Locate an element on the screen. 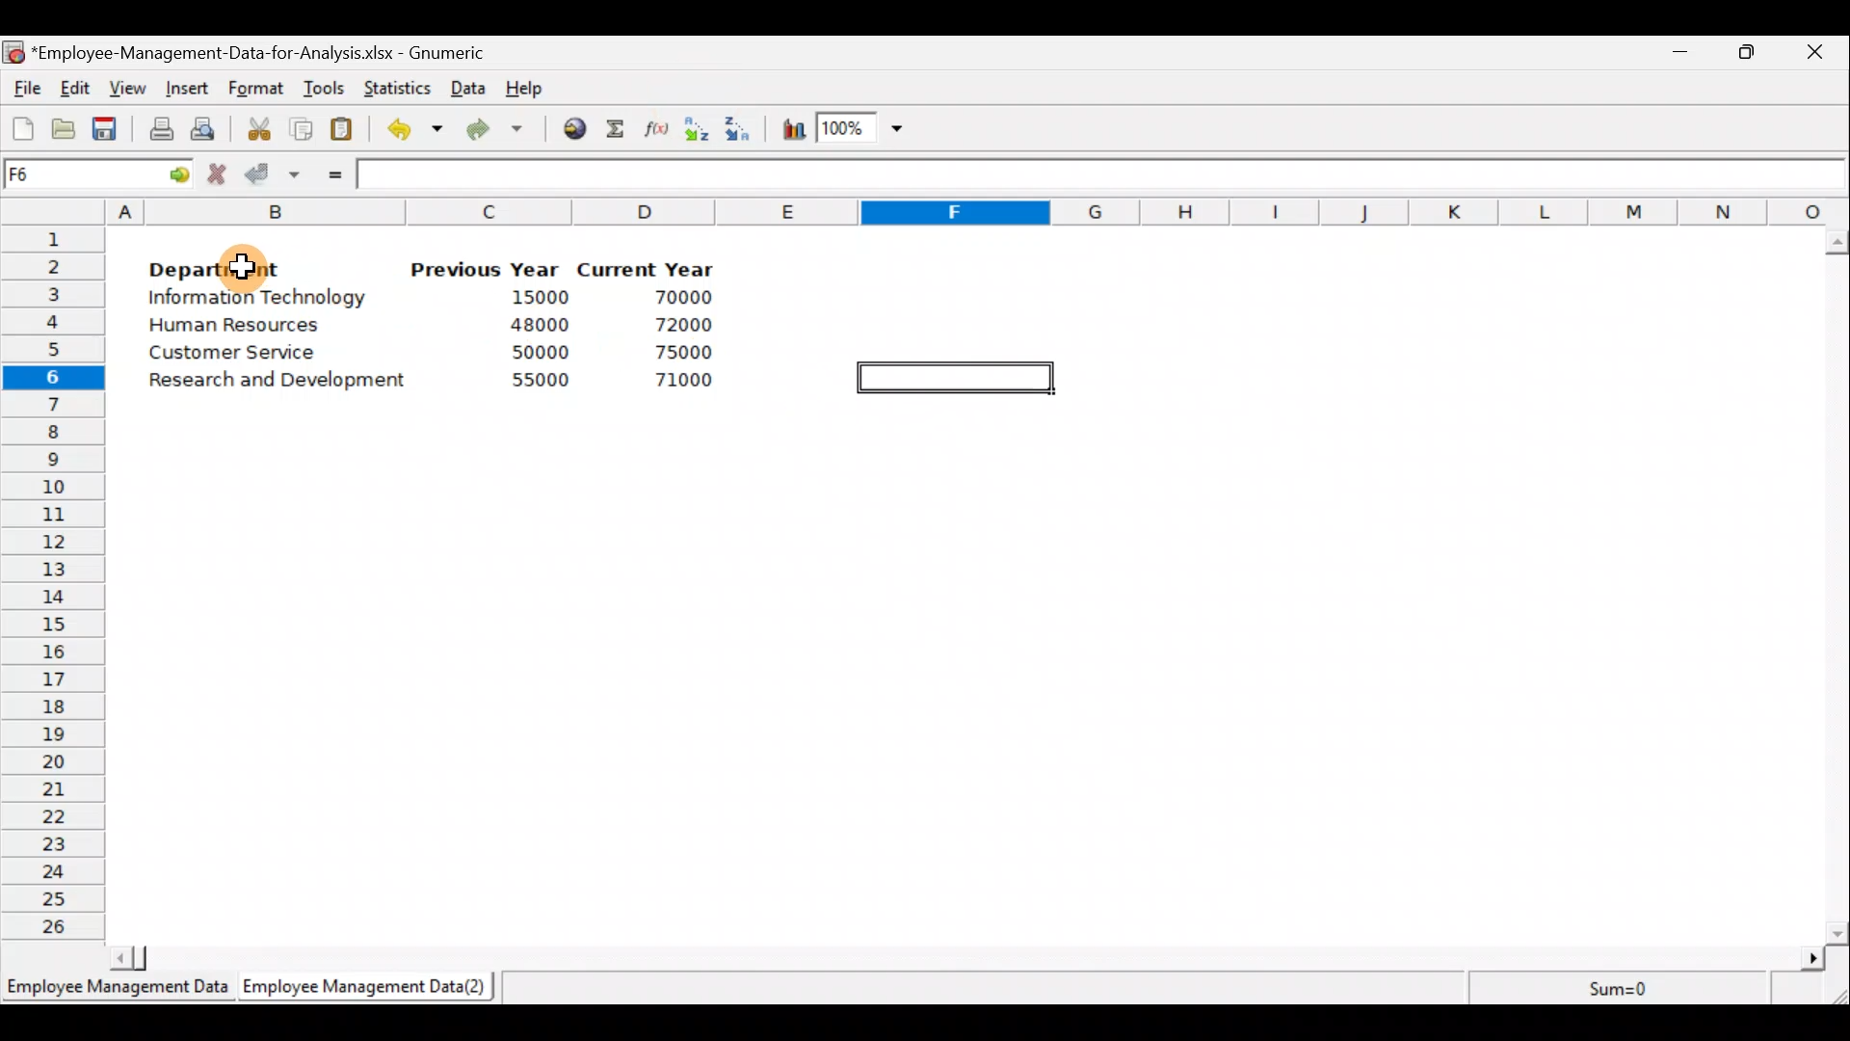 Image resolution: width=1850 pixels, height=1041 pixels. Minimize is located at coordinates (1677, 56).